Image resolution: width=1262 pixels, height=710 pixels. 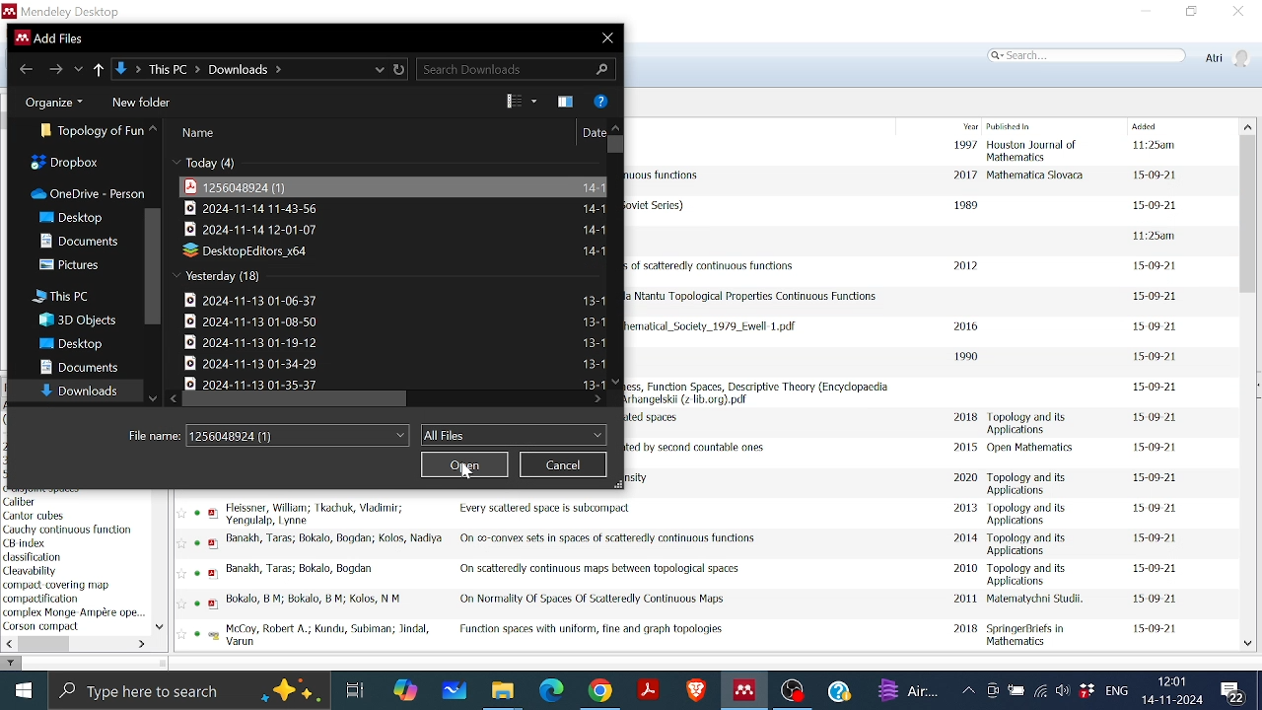 What do you see at coordinates (592, 133) in the screenshot?
I see `Date` at bounding box center [592, 133].